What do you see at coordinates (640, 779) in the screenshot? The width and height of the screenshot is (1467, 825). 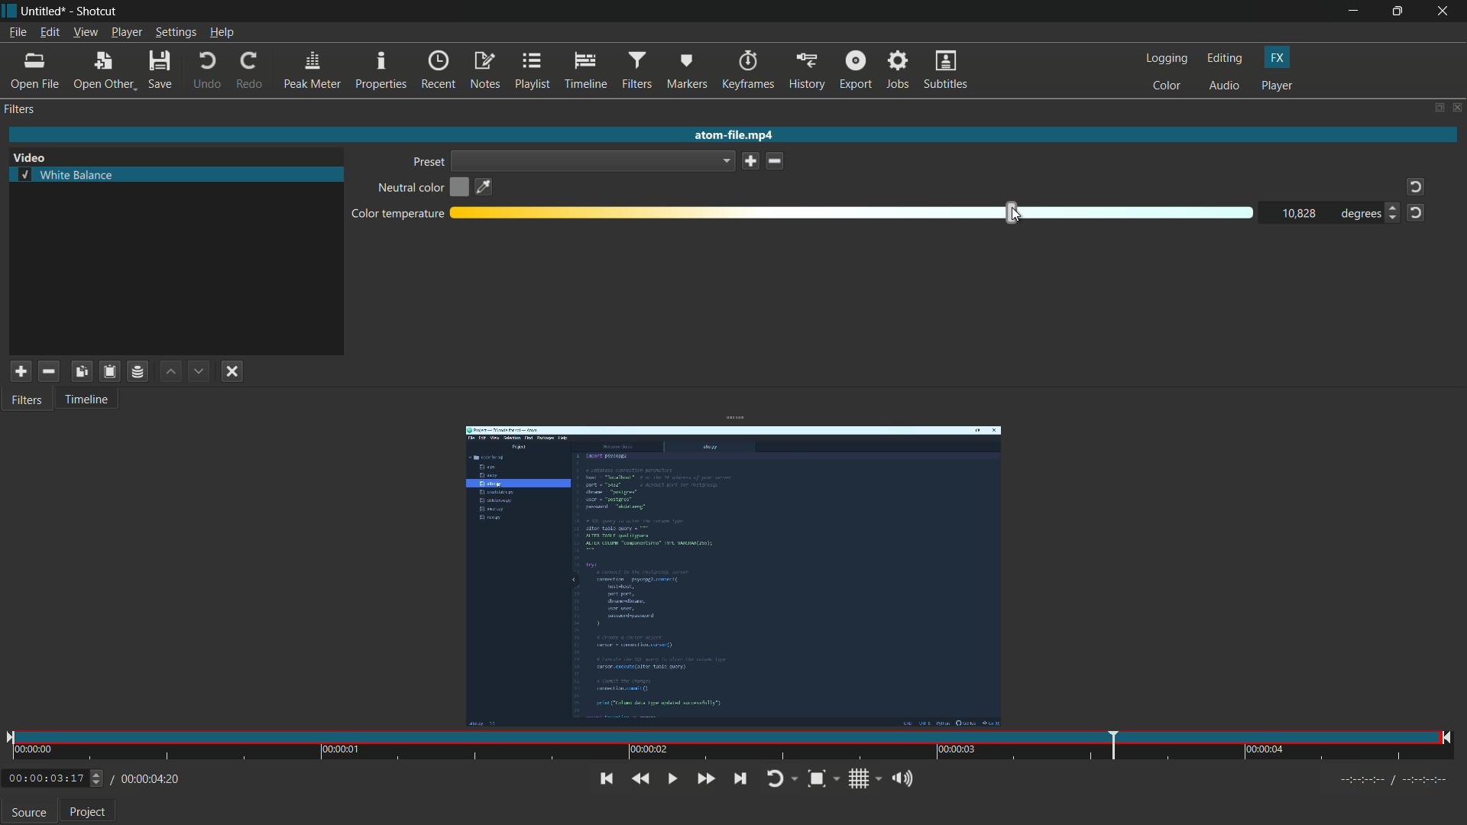 I see `quickly play backward` at bounding box center [640, 779].